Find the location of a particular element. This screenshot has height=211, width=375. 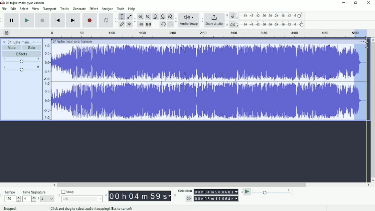

File is located at coordinates (4, 9).